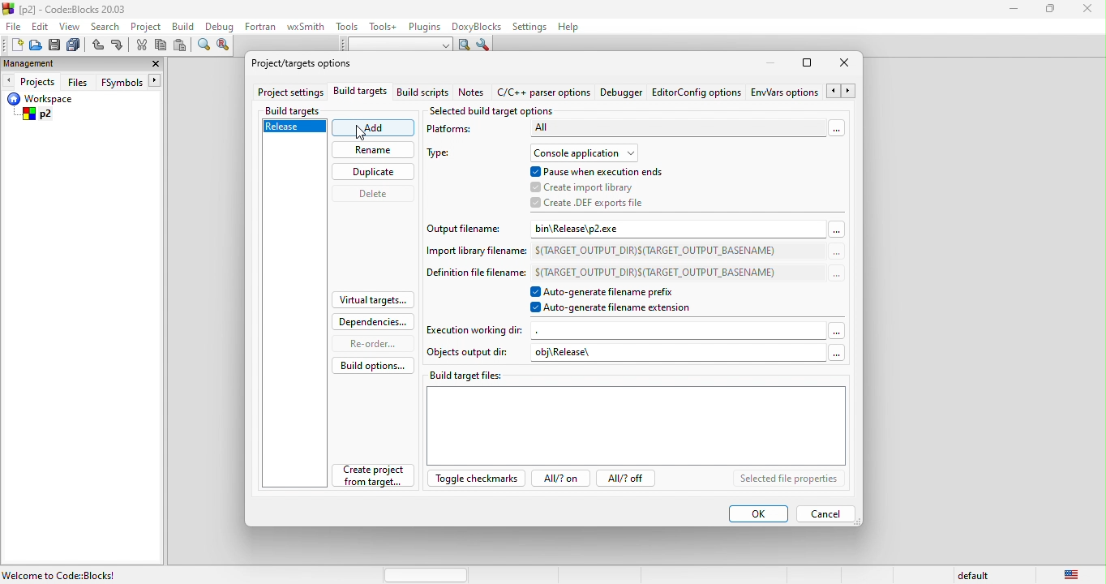 The width and height of the screenshot is (1106, 584). What do you see at coordinates (75, 45) in the screenshot?
I see `save everything` at bounding box center [75, 45].